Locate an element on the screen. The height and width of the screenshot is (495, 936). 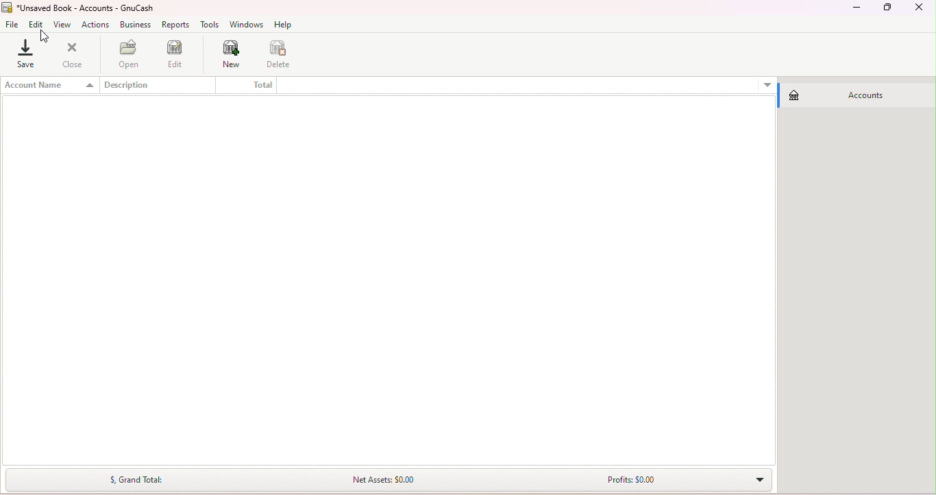
Save is located at coordinates (28, 56).